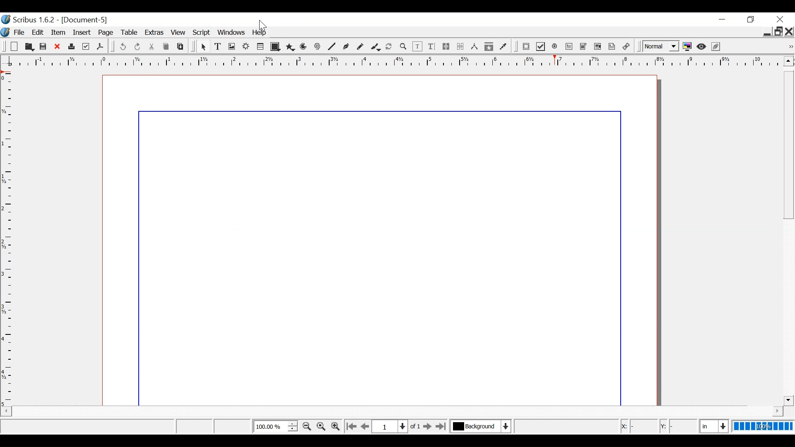 The height and width of the screenshot is (447, 795). I want to click on Edit Contents of frame, so click(417, 47).